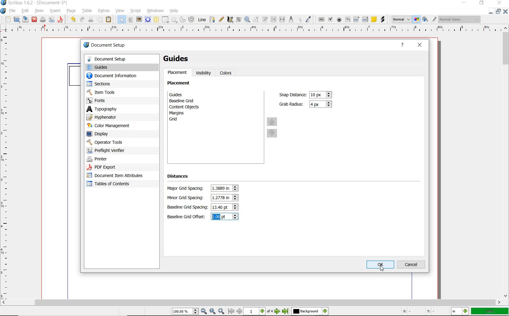 The image size is (509, 316). Describe the element at coordinates (420, 45) in the screenshot. I see `close` at that location.